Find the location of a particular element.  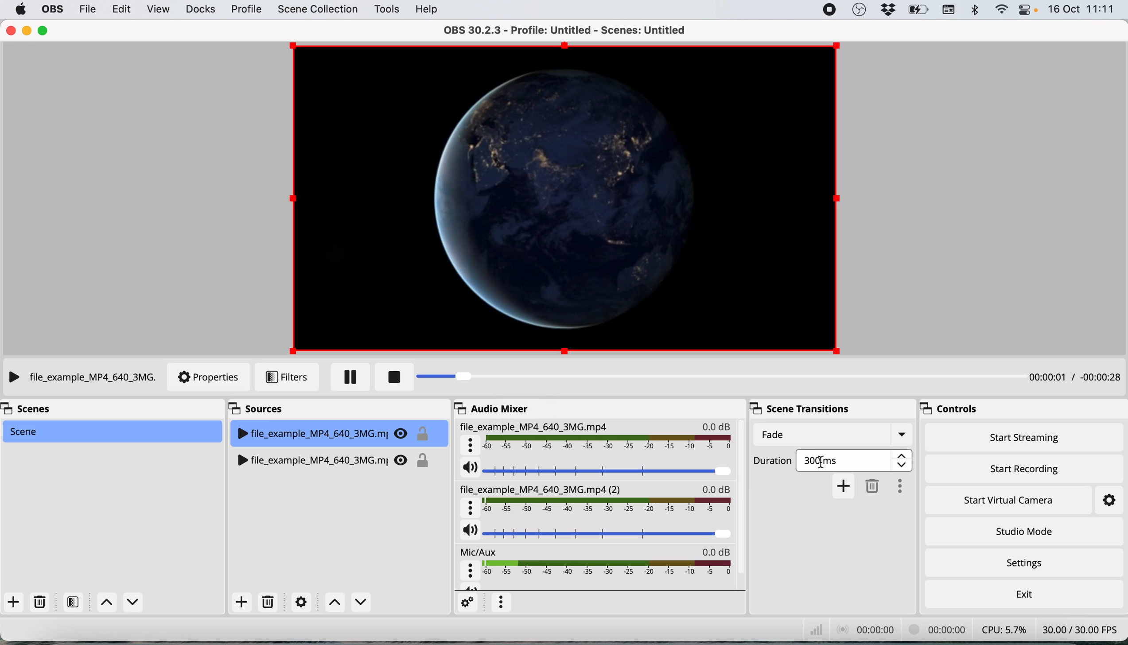

add transition is located at coordinates (842, 485).